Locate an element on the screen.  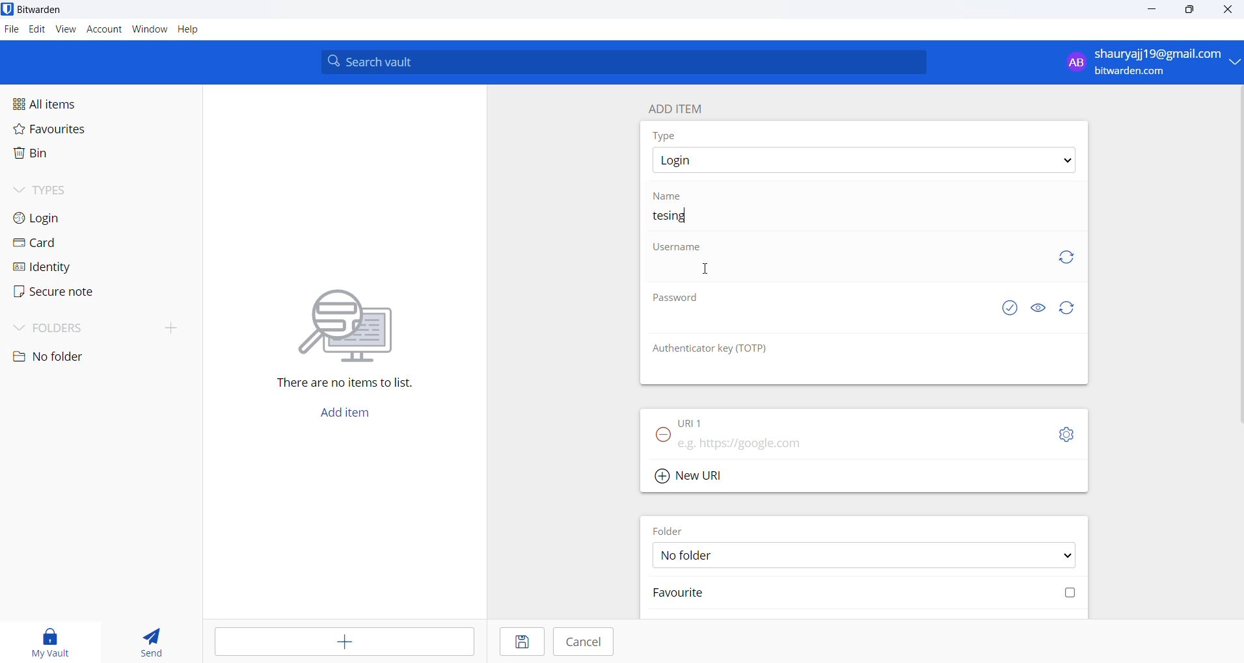
File is located at coordinates (10, 30).